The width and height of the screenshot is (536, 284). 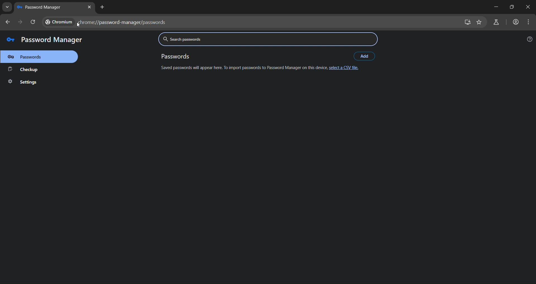 I want to click on passwords, so click(x=31, y=57).